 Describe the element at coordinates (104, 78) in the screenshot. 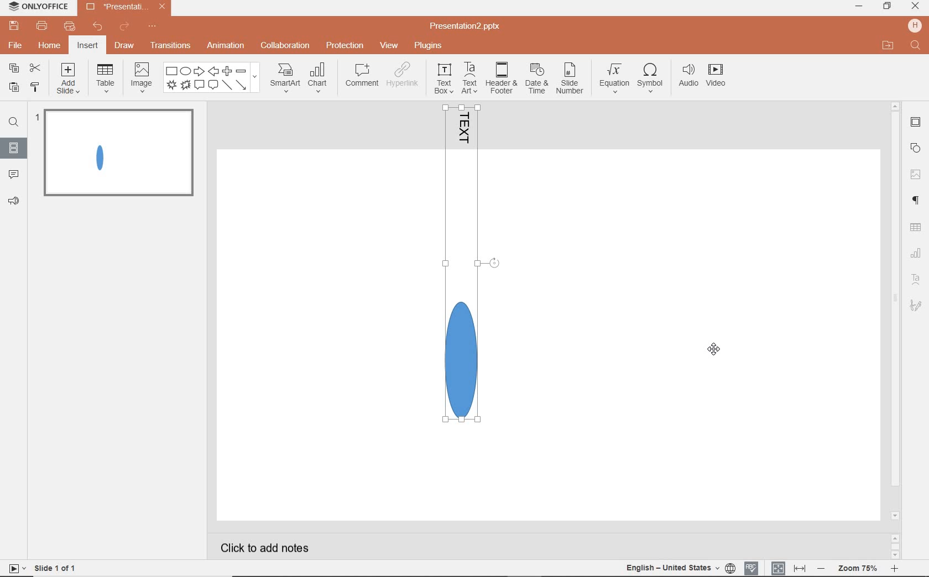

I see `table` at that location.